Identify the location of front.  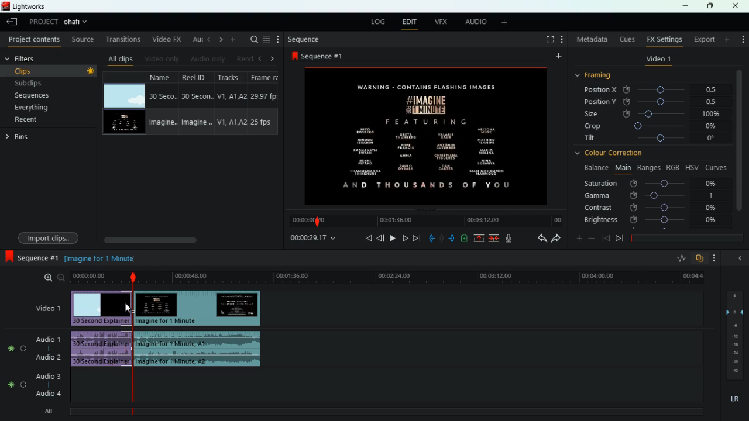
(620, 238).